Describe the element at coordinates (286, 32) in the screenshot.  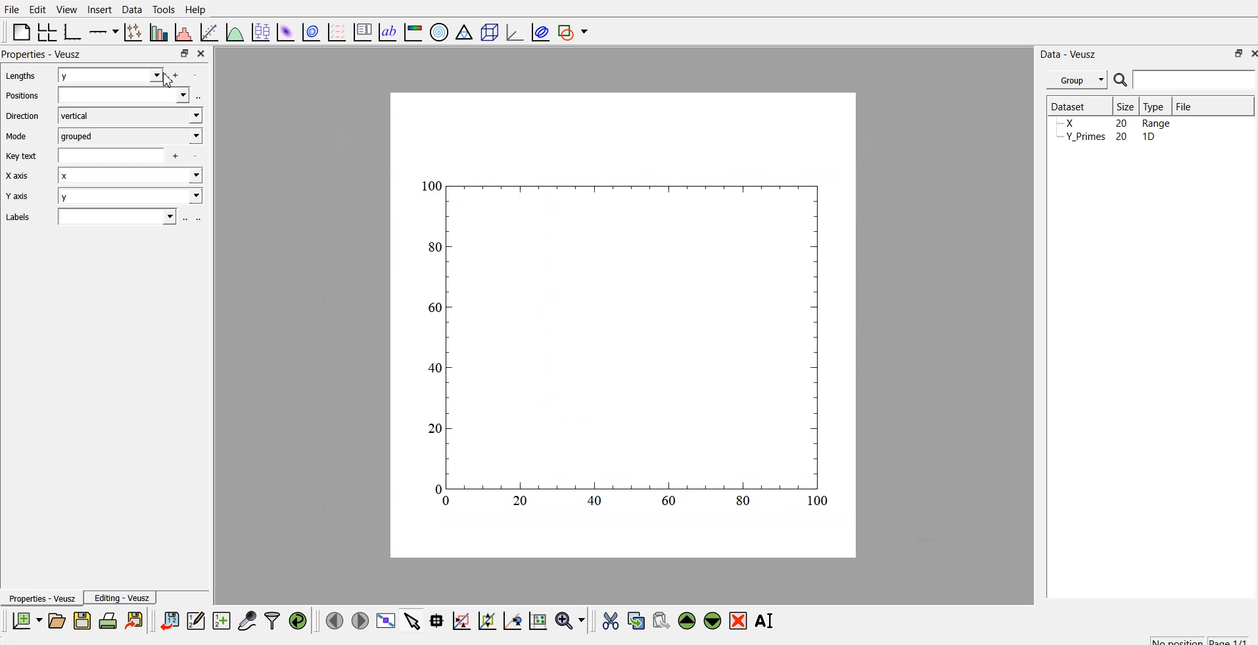
I see `plot dataset` at that location.